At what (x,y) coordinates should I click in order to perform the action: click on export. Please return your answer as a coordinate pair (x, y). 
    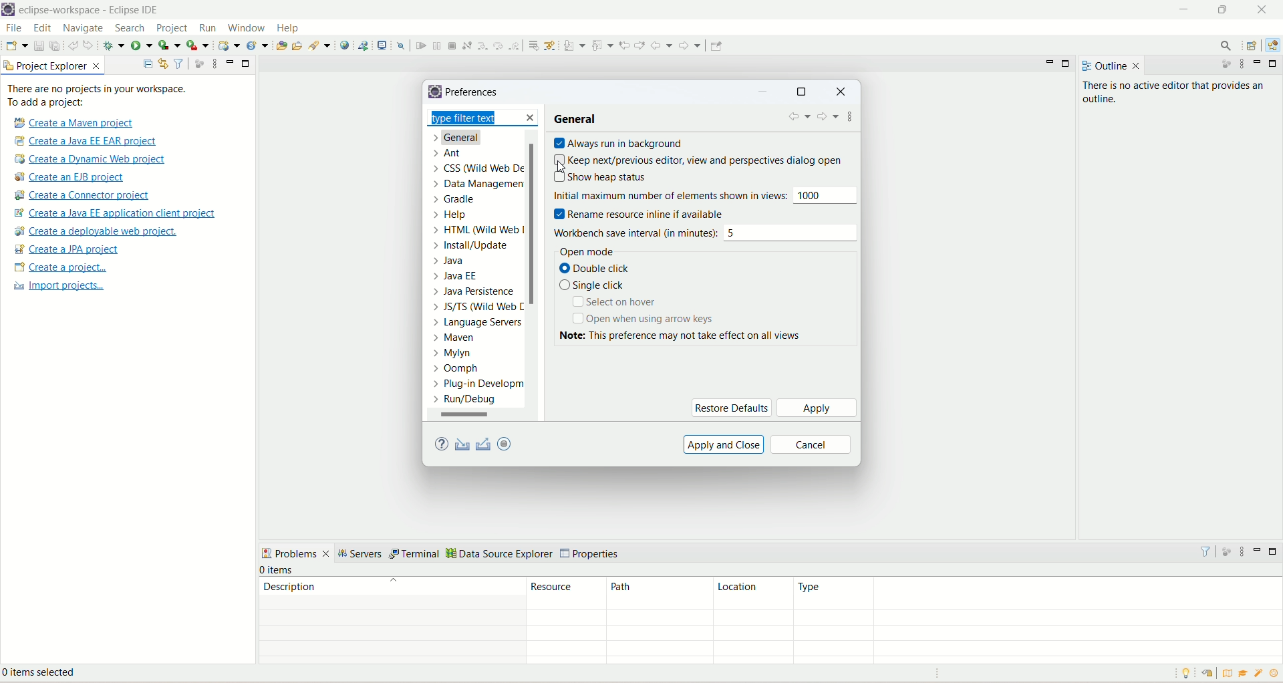
    Looking at the image, I should click on (484, 444).